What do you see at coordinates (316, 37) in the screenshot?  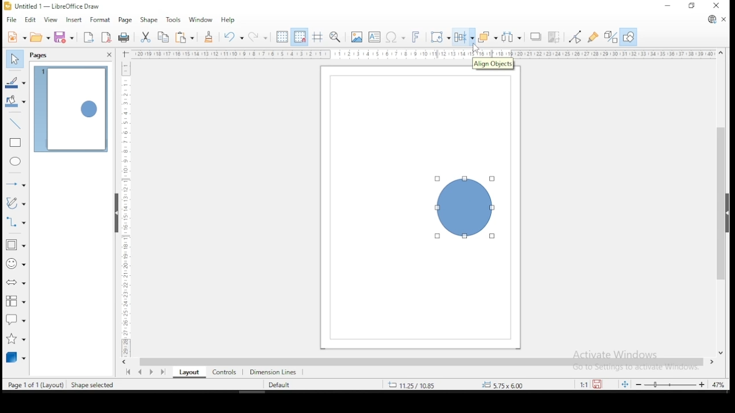 I see `helplines when moving` at bounding box center [316, 37].